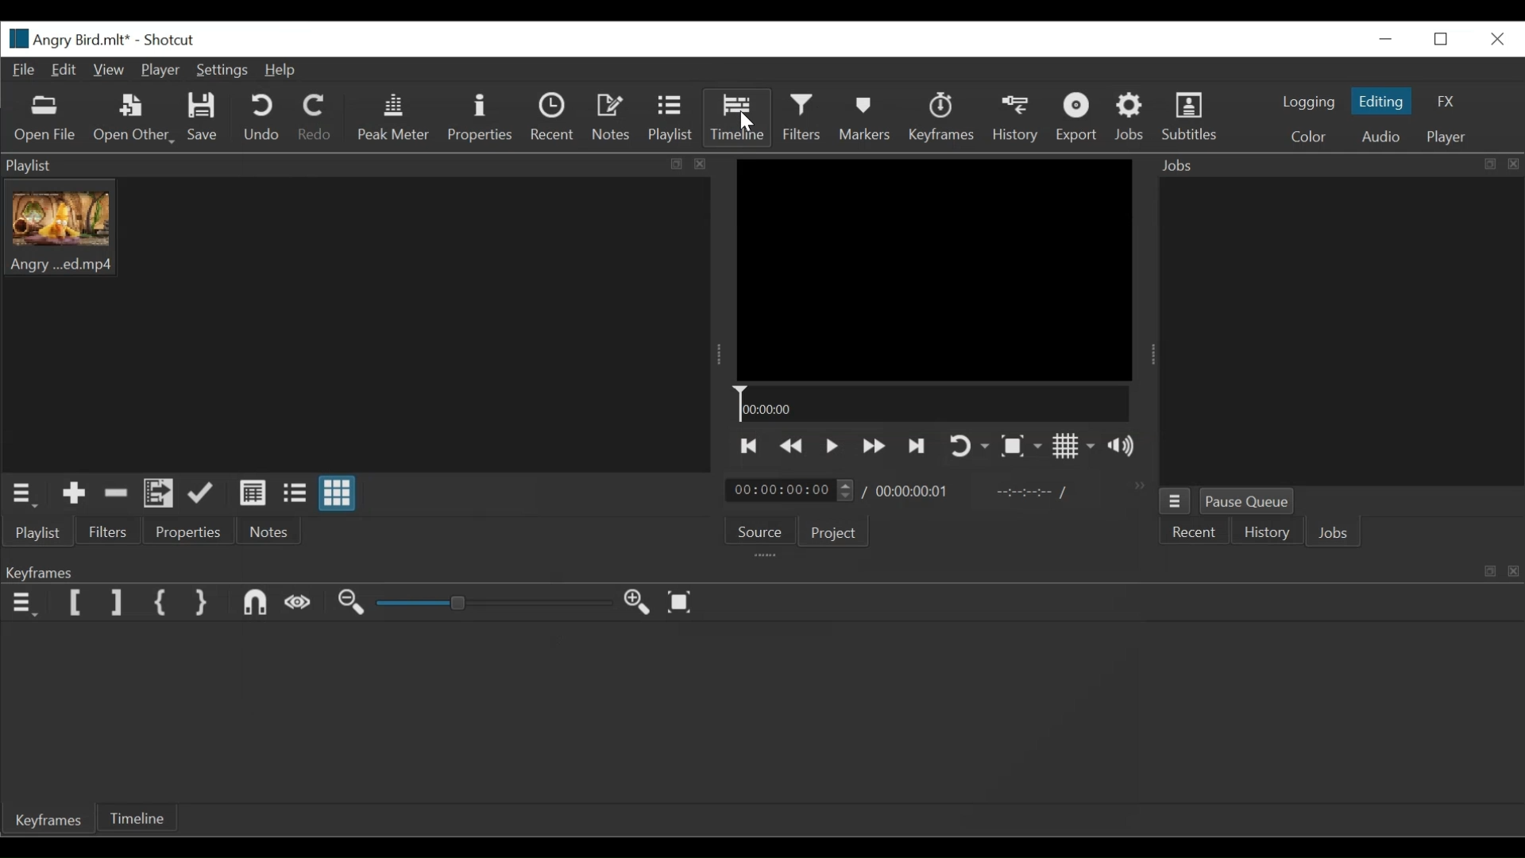 This screenshot has width=1525, height=858. I want to click on In point, so click(1023, 493).